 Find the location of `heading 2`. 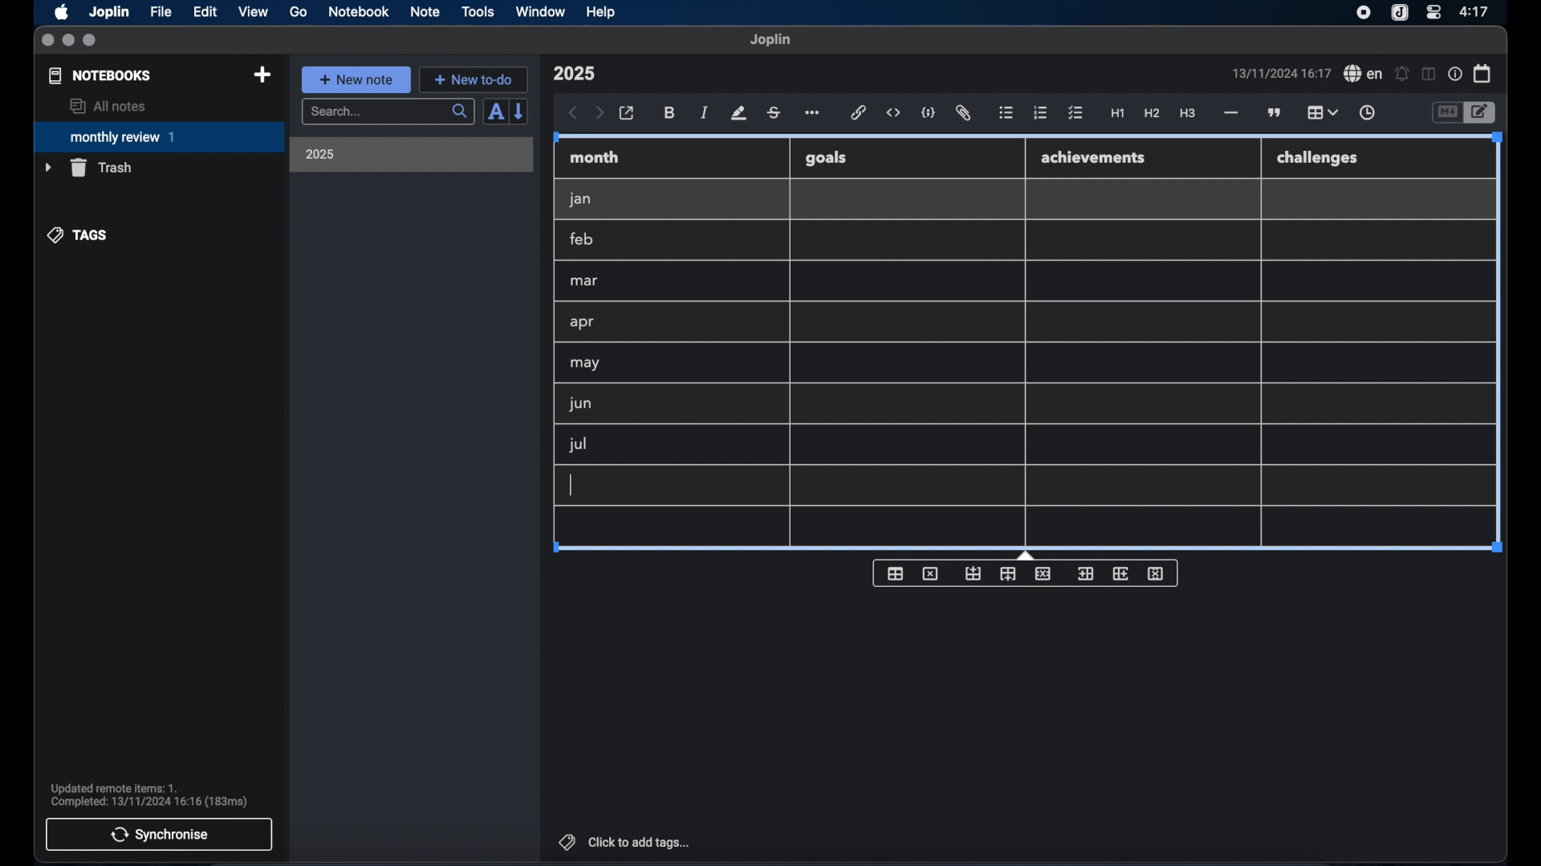

heading 2 is located at coordinates (1153, 114).